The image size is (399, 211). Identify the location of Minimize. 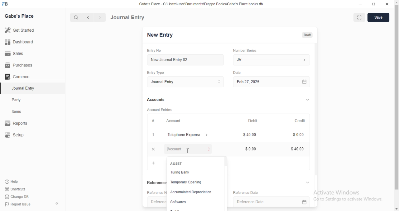
(360, 4).